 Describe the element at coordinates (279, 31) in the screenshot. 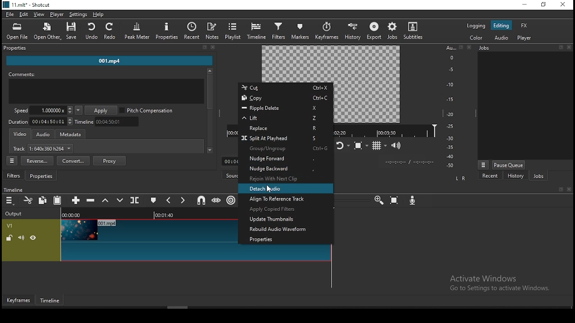

I see `filters` at that location.